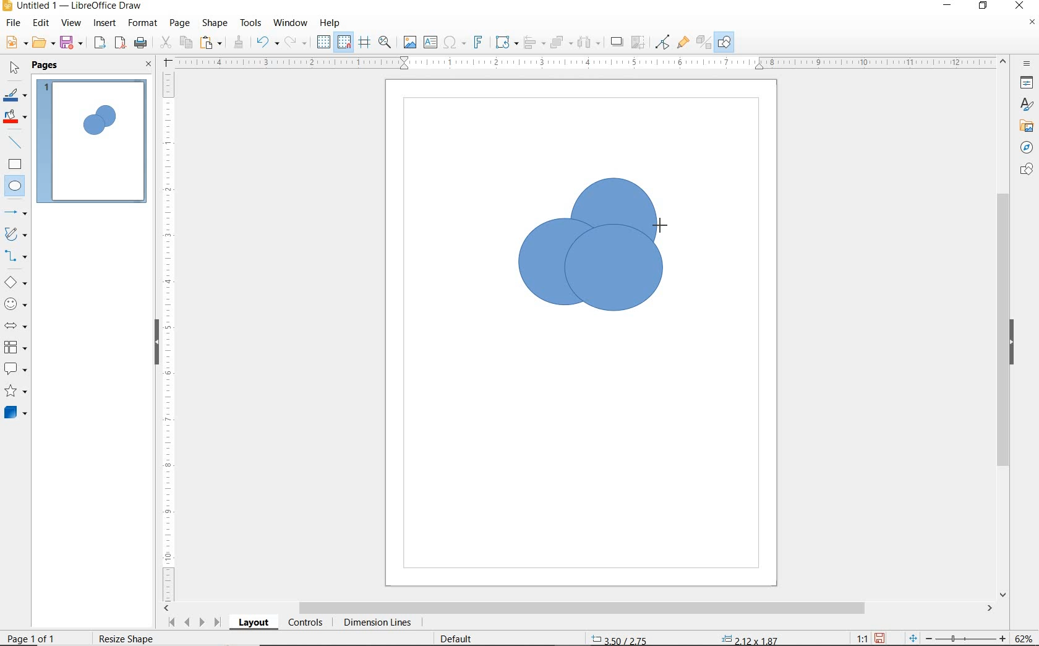 The image size is (1039, 646). I want to click on SHAPE, so click(216, 25).